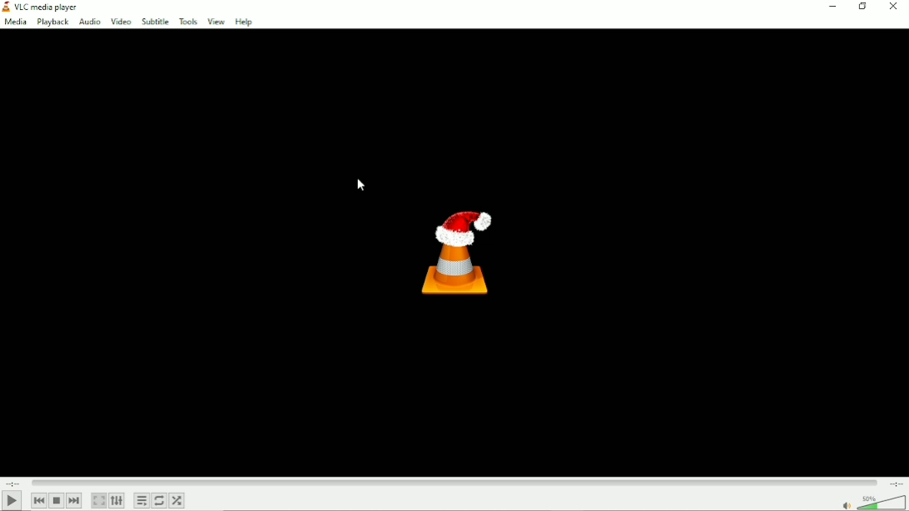  I want to click on Audio, so click(89, 22).